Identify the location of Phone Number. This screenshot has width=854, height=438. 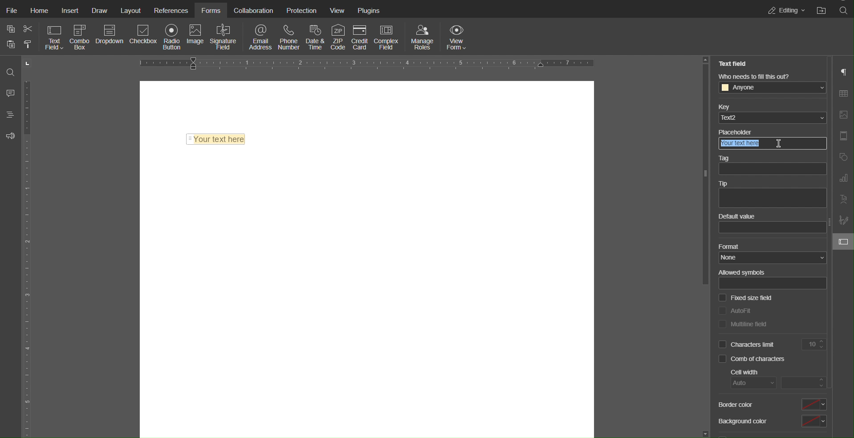
(289, 37).